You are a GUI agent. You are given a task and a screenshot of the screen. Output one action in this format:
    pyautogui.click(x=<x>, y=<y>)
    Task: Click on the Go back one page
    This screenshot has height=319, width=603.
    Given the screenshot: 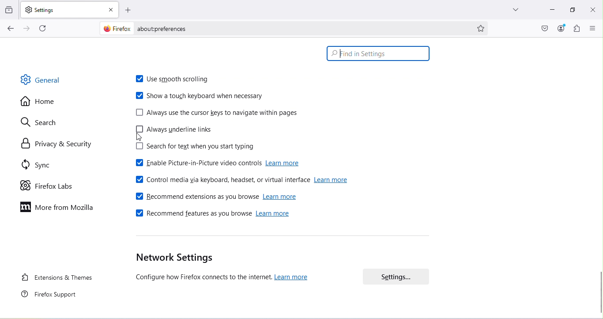 What is the action you would take?
    pyautogui.click(x=10, y=29)
    